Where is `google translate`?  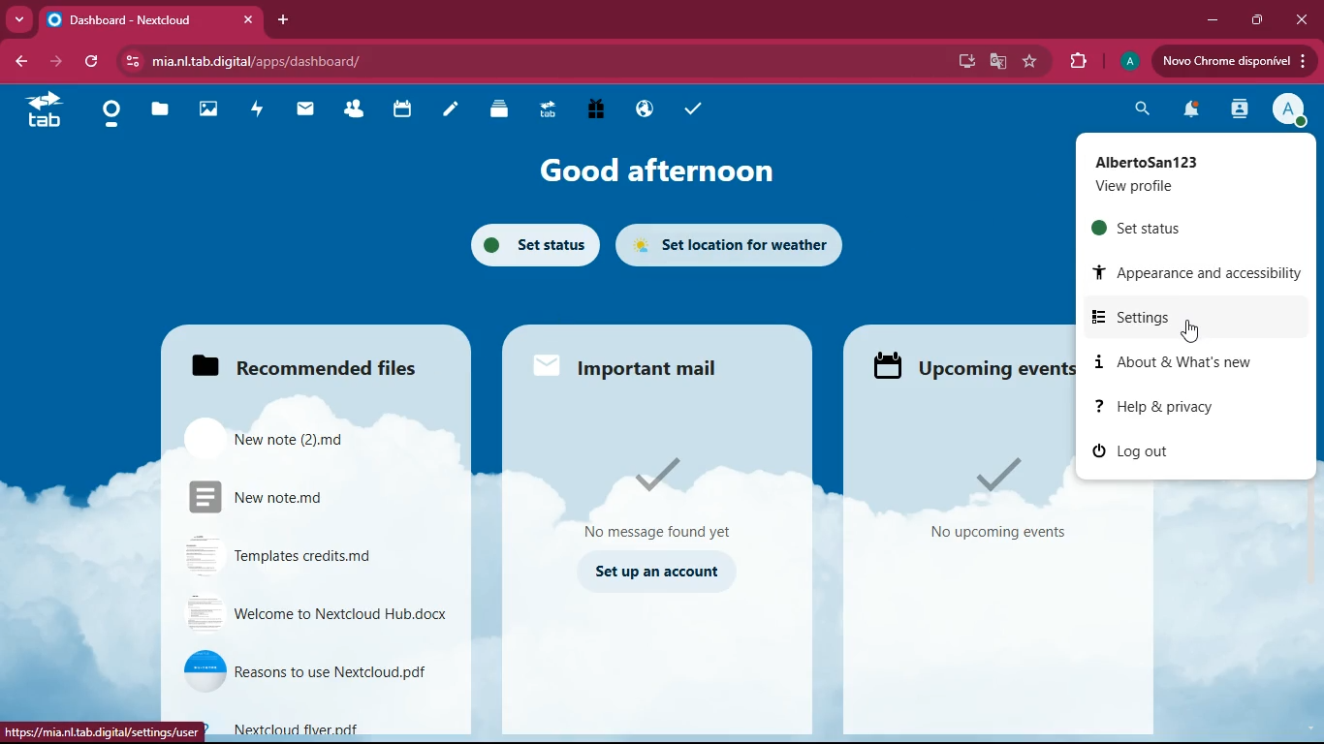
google translate is located at coordinates (995, 62).